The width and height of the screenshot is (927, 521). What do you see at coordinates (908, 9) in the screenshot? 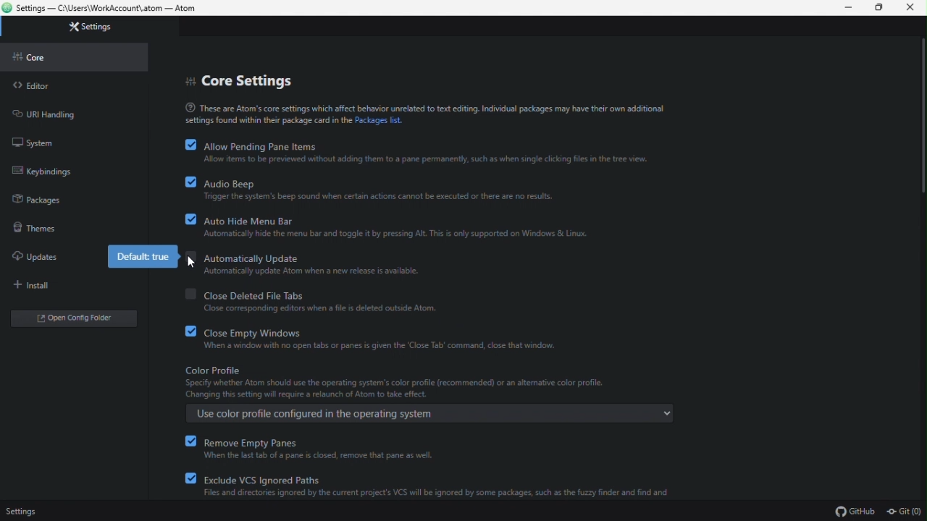
I see `Close` at bounding box center [908, 9].